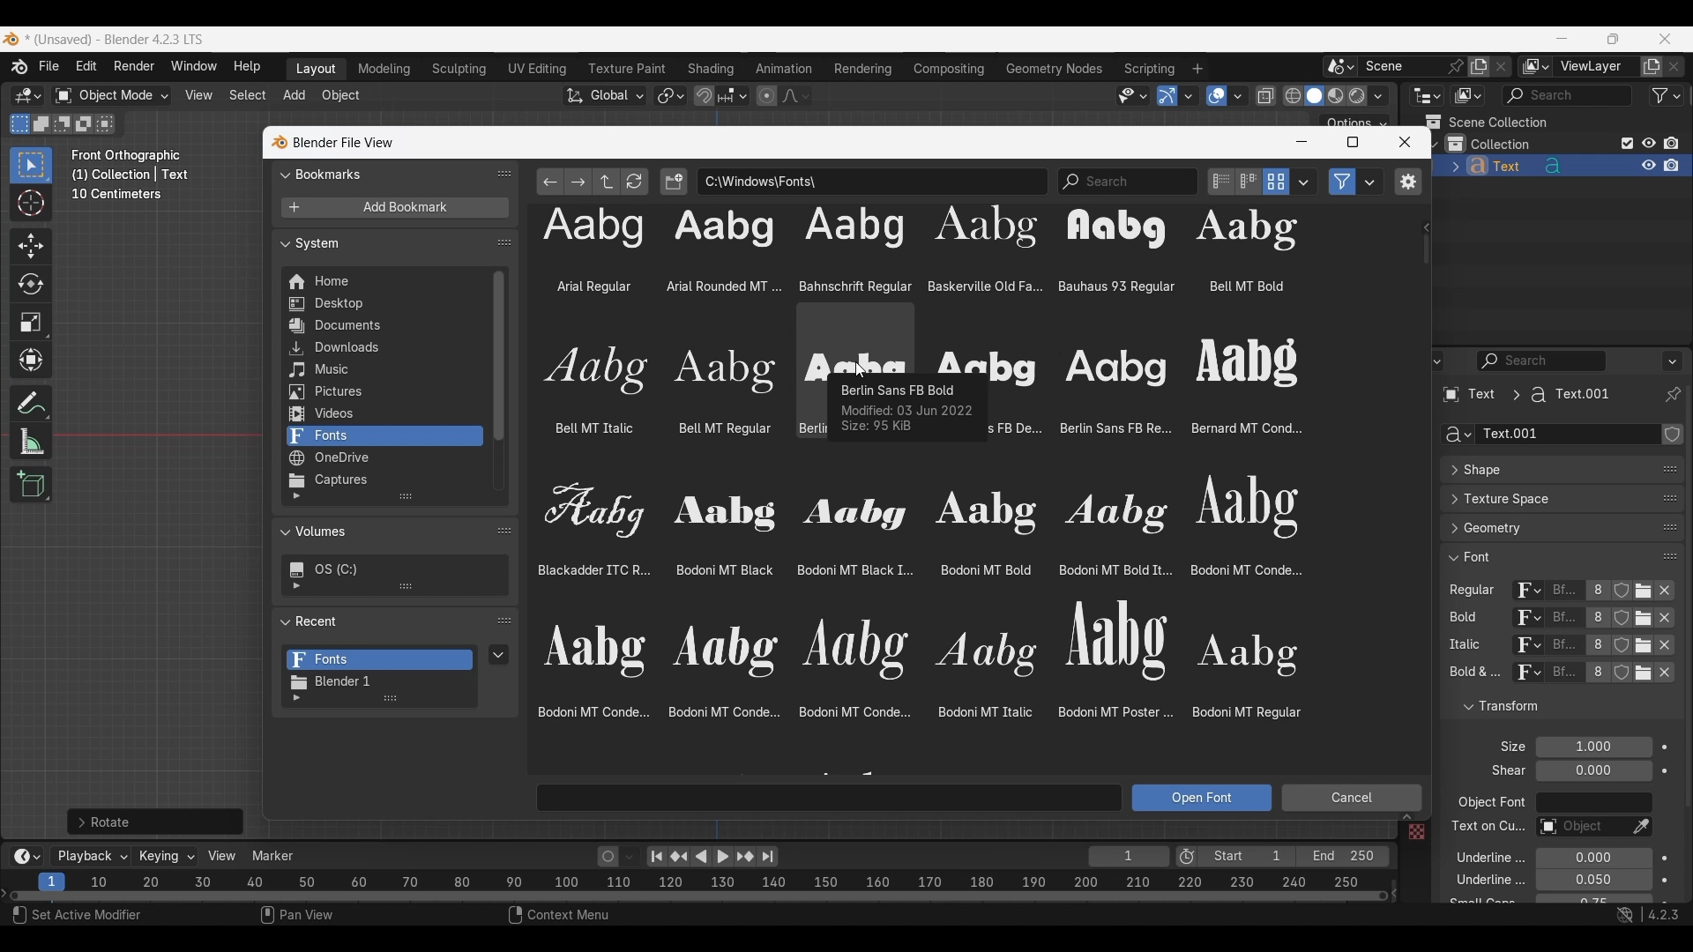 This screenshot has width=1693, height=952. Describe the element at coordinates (1593, 770) in the screenshot. I see `Shear` at that location.